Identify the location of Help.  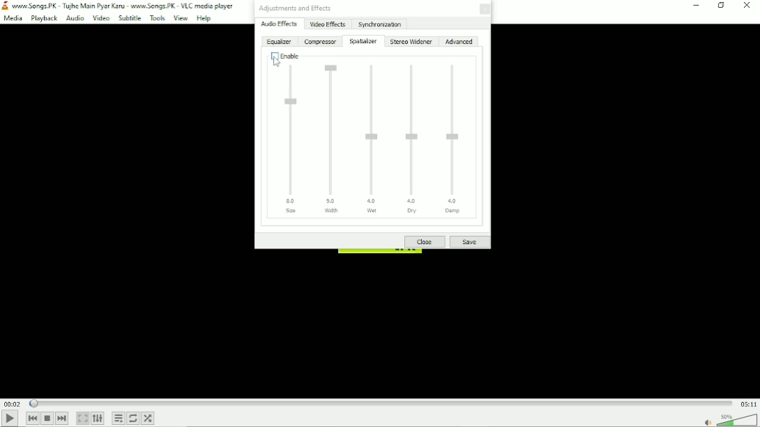
(204, 18).